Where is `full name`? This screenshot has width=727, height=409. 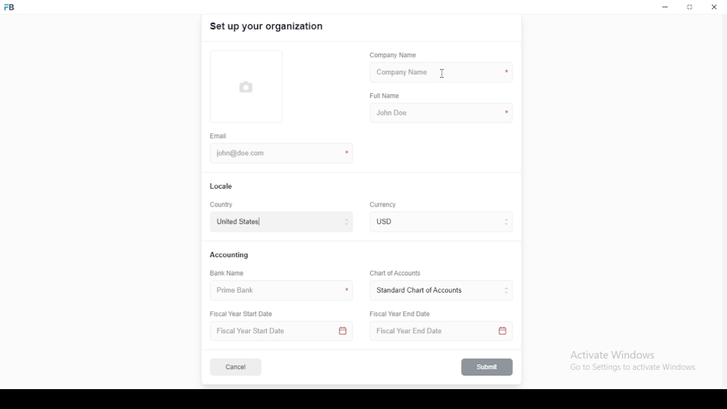 full name is located at coordinates (388, 96).